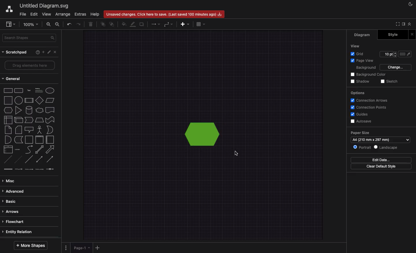 Image resolution: width=416 pixels, height=253 pixels. Describe the element at coordinates (12, 78) in the screenshot. I see `General ` at that location.